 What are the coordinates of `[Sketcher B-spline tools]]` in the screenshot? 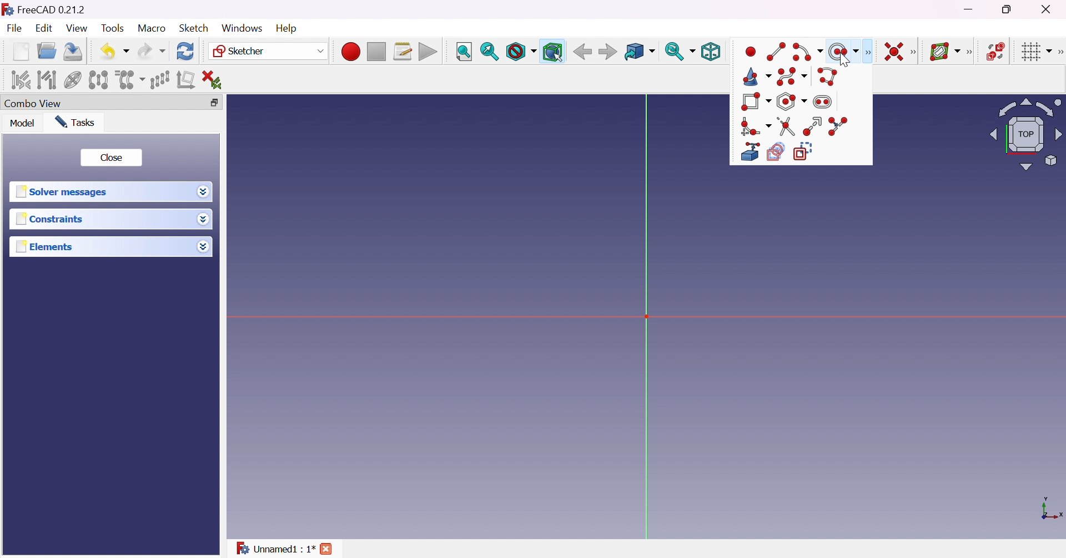 It's located at (972, 52).